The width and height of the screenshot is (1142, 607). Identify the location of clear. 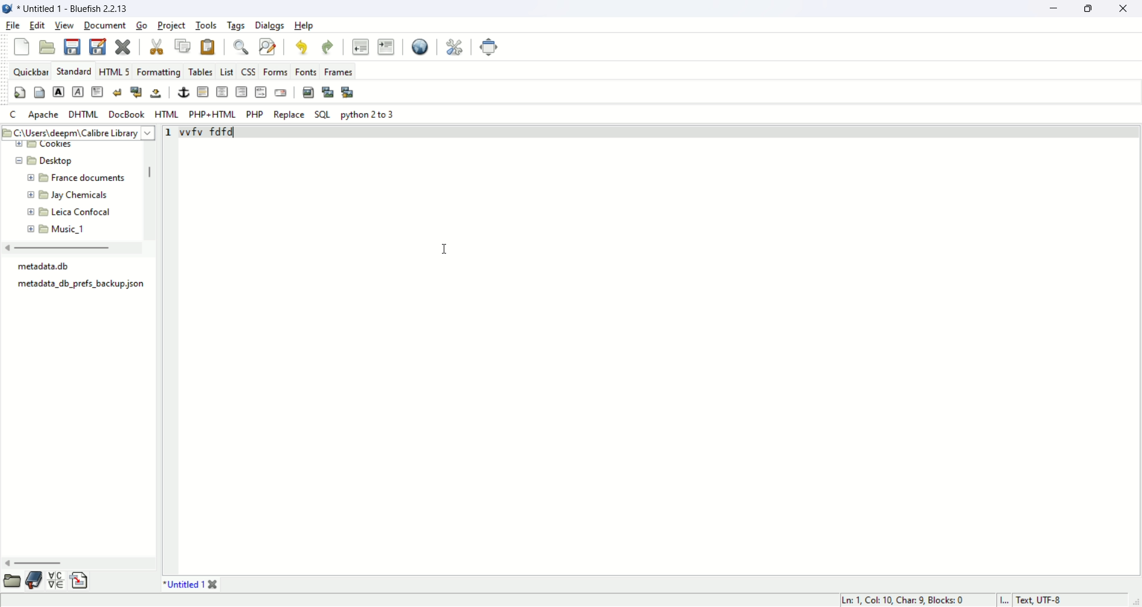
(116, 93).